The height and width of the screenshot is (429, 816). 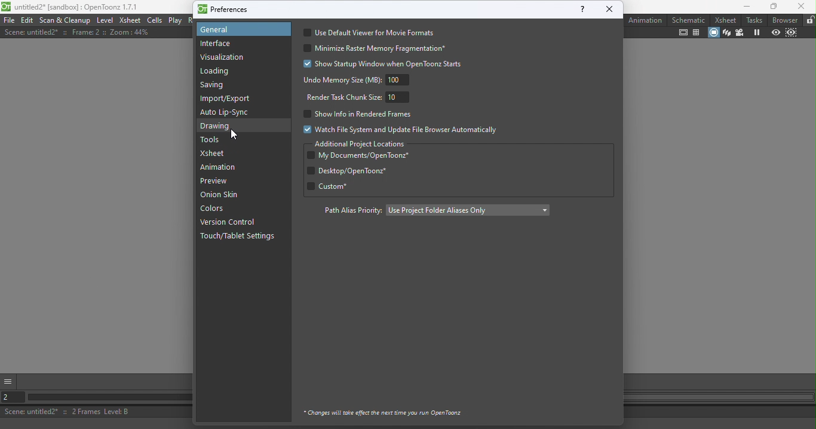 What do you see at coordinates (94, 412) in the screenshot?
I see `Scene: untitled2* :: 2 Frames Level: B` at bounding box center [94, 412].